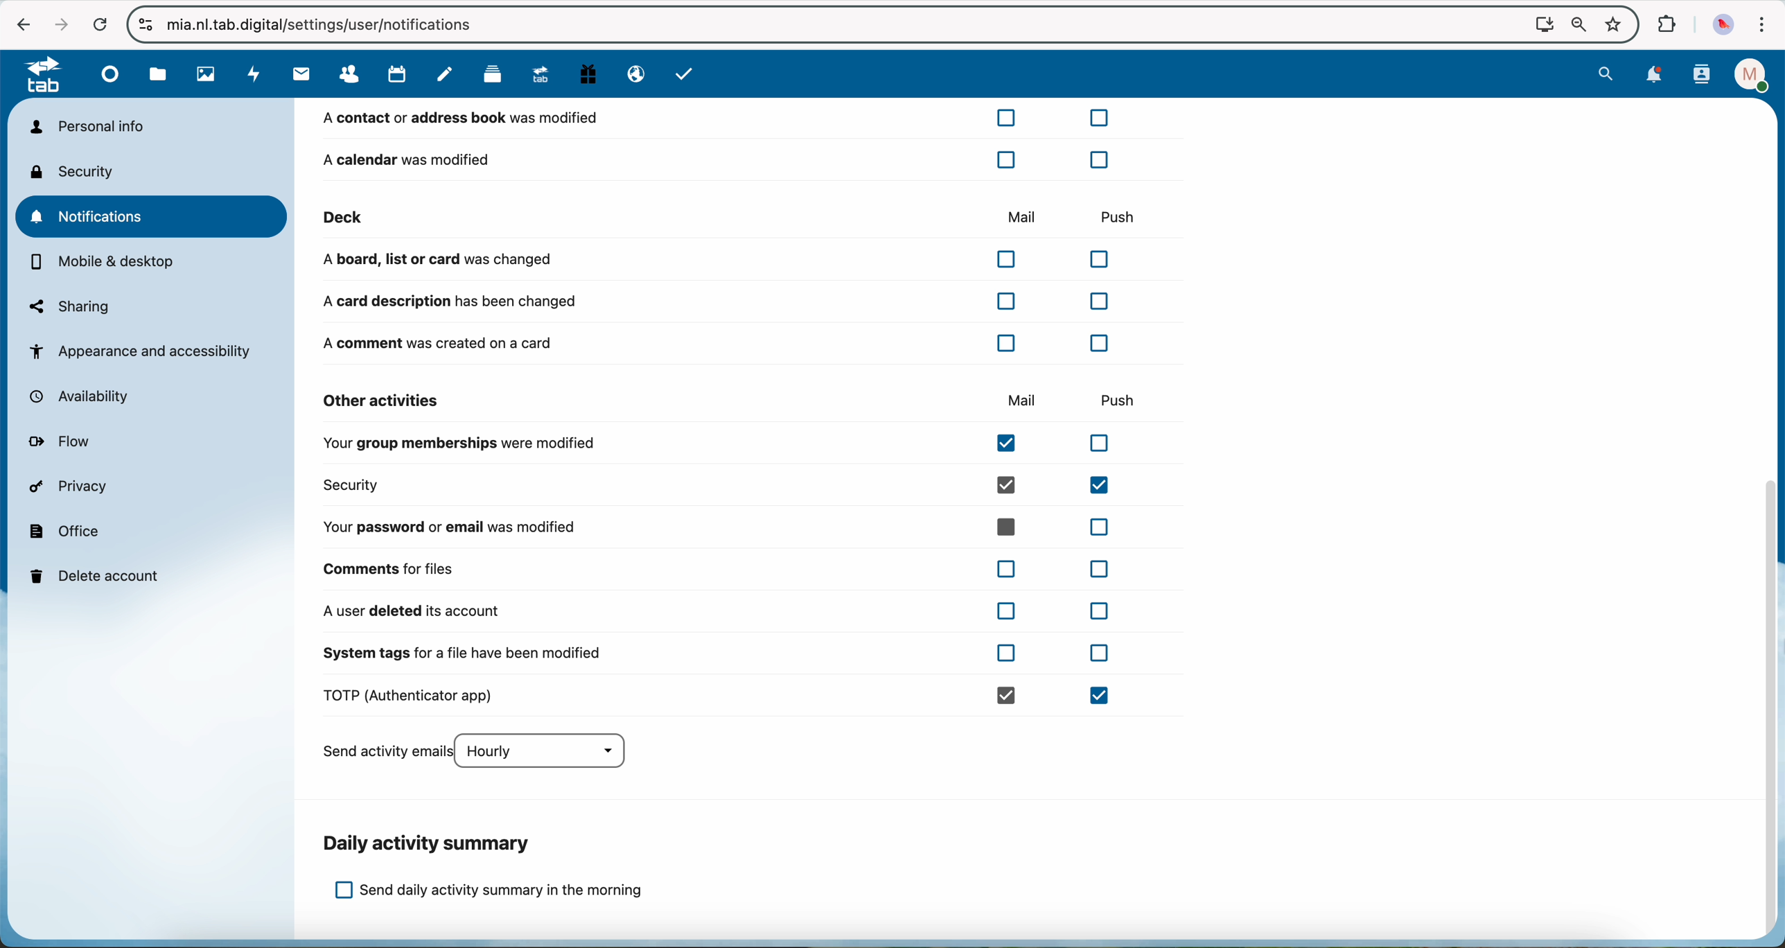  Describe the element at coordinates (66, 530) in the screenshot. I see `office` at that location.